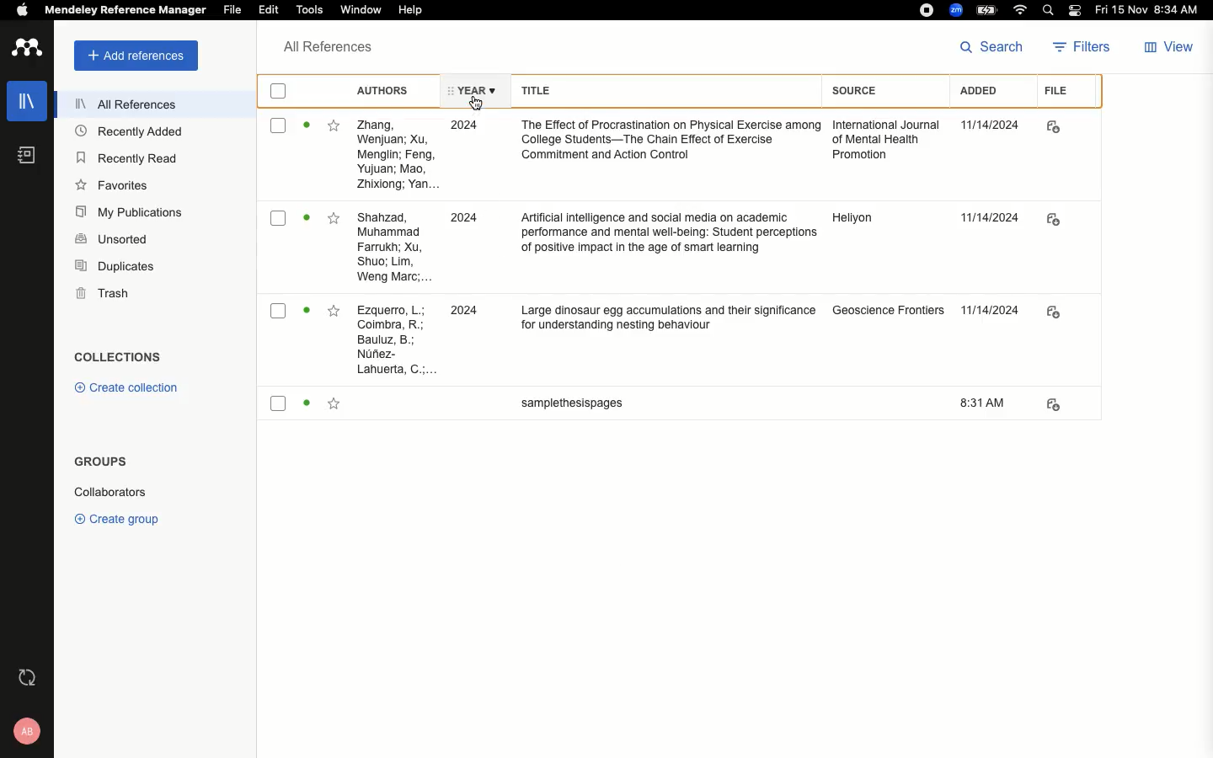 This screenshot has width=1213, height=758. What do you see at coordinates (333, 406) in the screenshot?
I see `mark as favorite` at bounding box center [333, 406].